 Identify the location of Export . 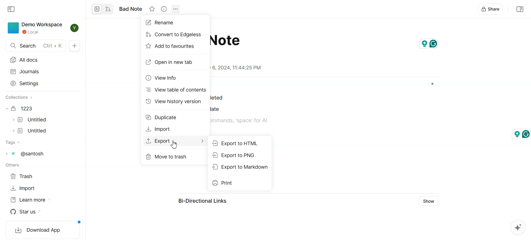
(175, 141).